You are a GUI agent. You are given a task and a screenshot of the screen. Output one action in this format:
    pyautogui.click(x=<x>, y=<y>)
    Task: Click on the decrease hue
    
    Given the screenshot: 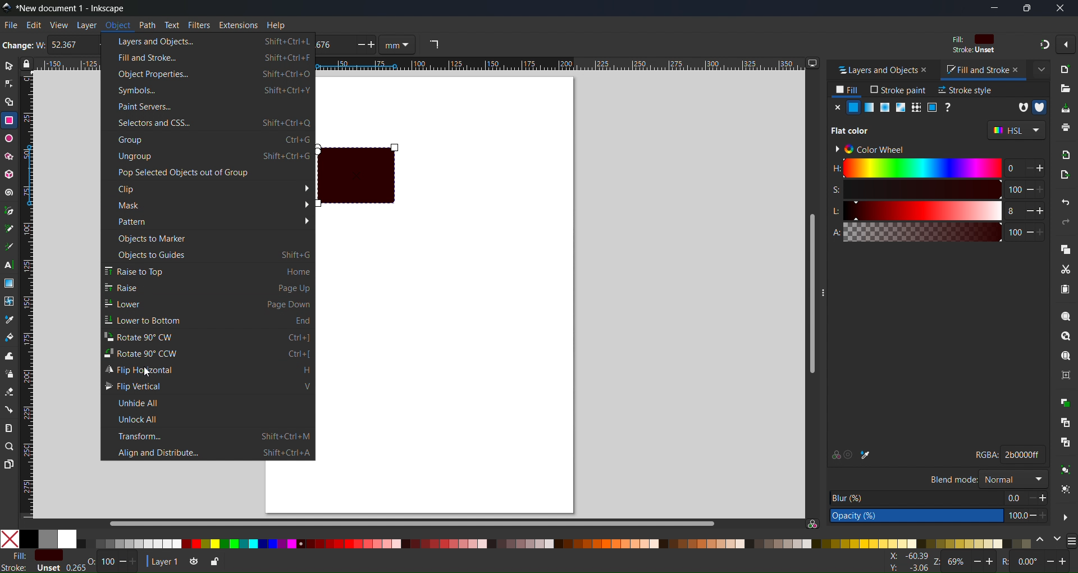 What is the action you would take?
    pyautogui.click(x=1042, y=169)
    